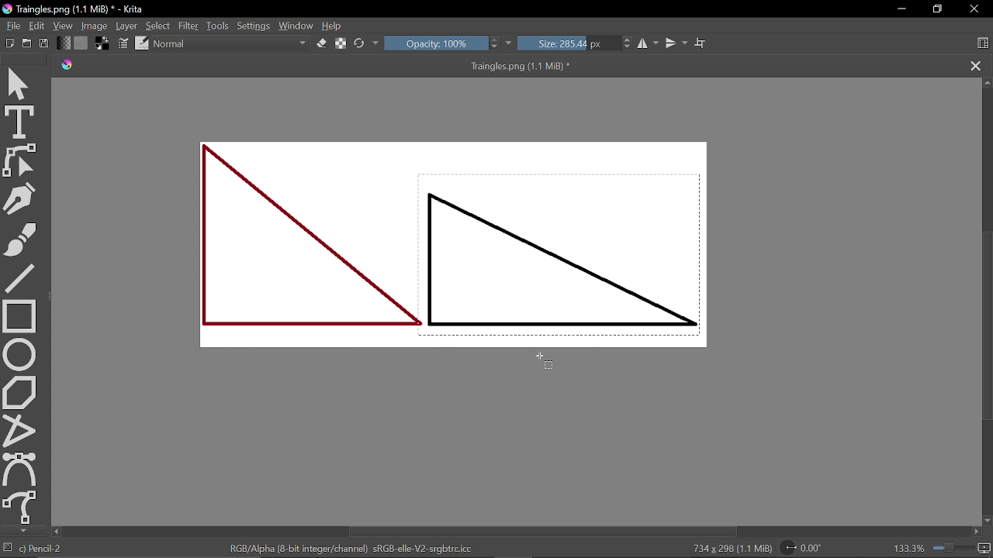 The image size is (993, 558). What do you see at coordinates (723, 547) in the screenshot?
I see `734 x 298 (1.1 MiB)` at bounding box center [723, 547].